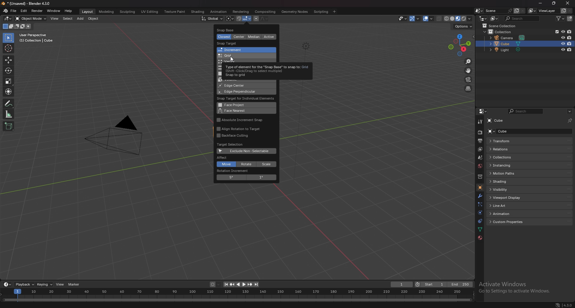 The width and height of the screenshot is (575, 308). What do you see at coordinates (403, 19) in the screenshot?
I see `selectibility and visibility` at bounding box center [403, 19].